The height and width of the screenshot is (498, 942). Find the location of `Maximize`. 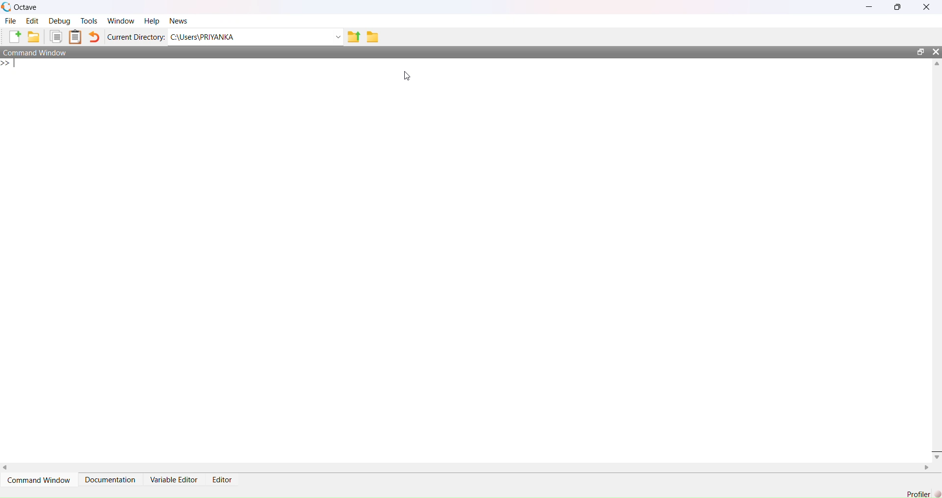

Maximize is located at coordinates (898, 8).